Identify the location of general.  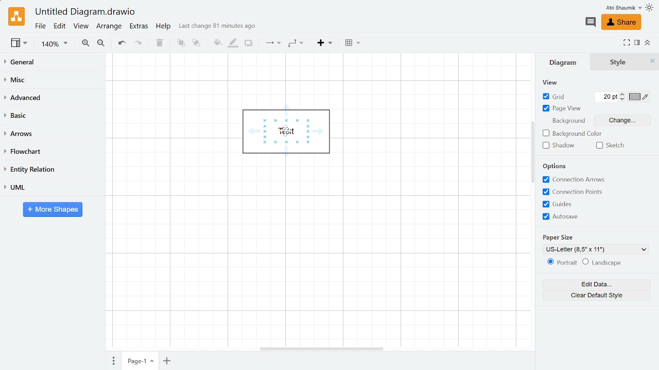
(54, 63).